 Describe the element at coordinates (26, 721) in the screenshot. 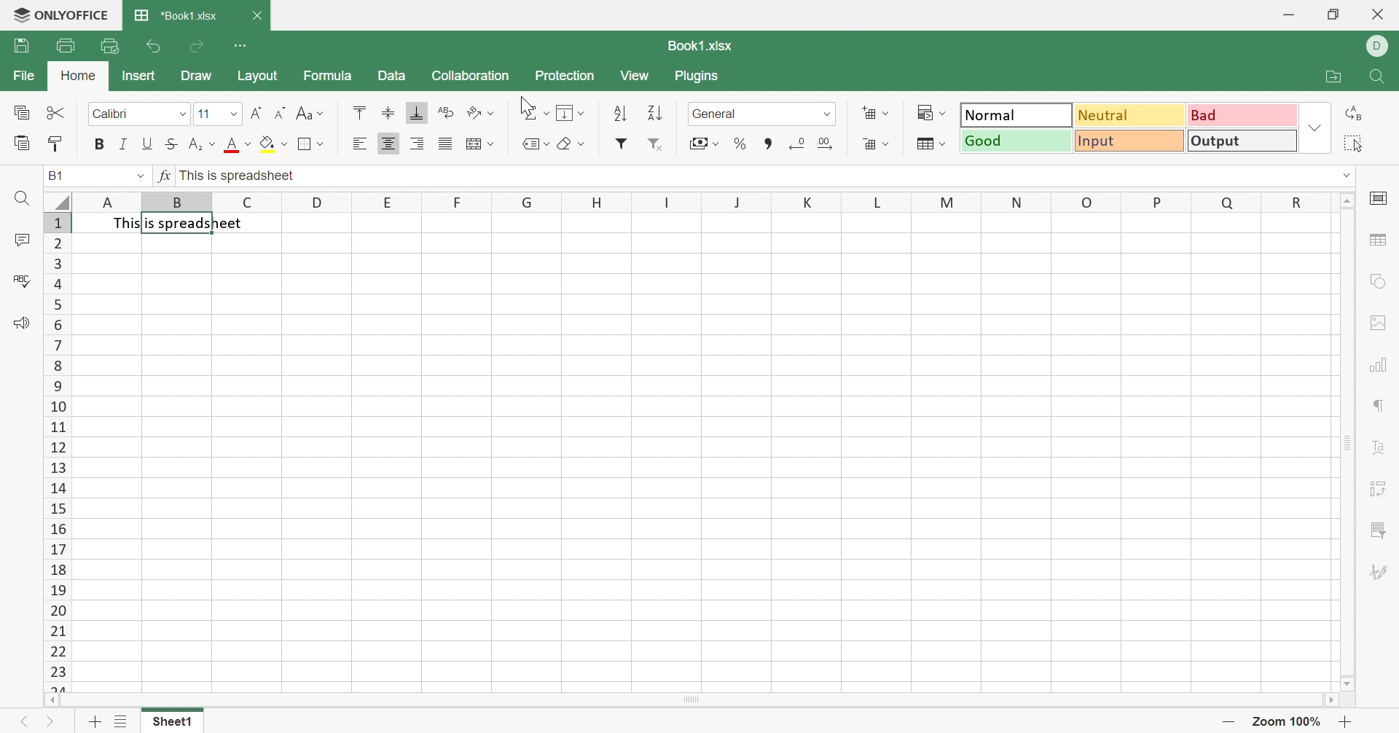

I see `Previous` at that location.